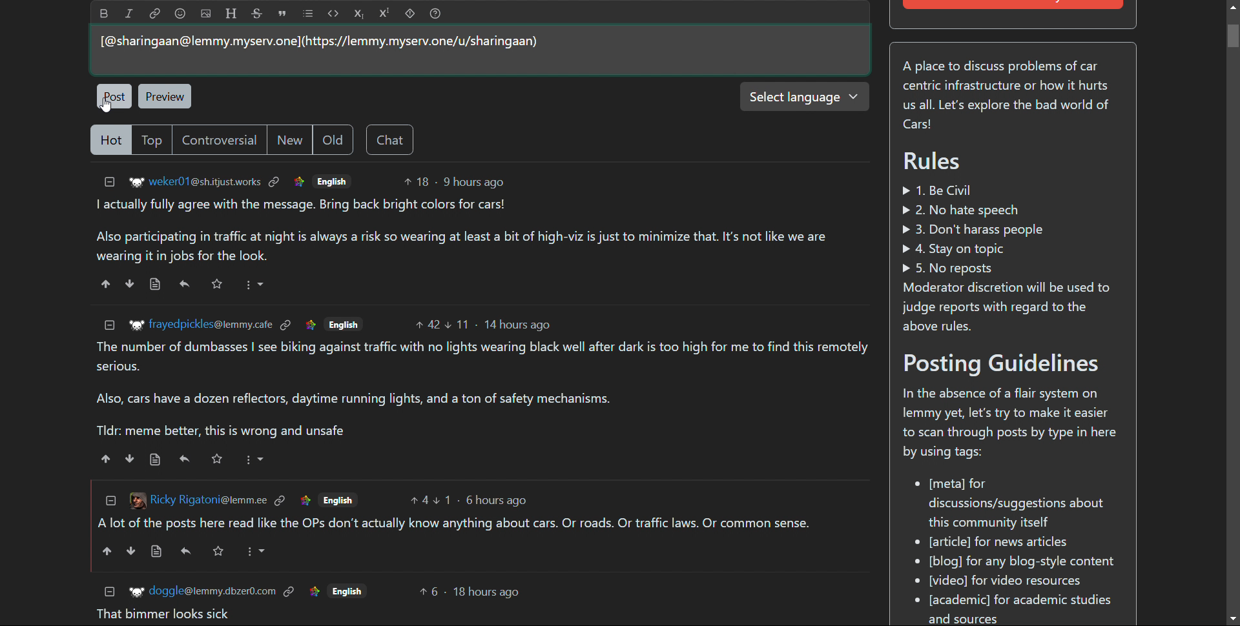 The height and width of the screenshot is (626, 1240). What do you see at coordinates (333, 14) in the screenshot?
I see `code` at bounding box center [333, 14].